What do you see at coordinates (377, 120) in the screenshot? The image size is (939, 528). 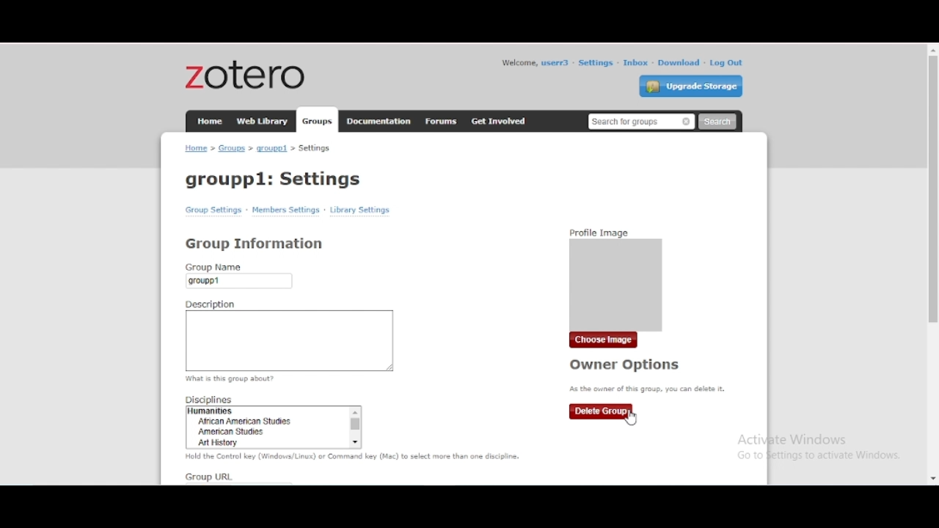 I see `documentation` at bounding box center [377, 120].